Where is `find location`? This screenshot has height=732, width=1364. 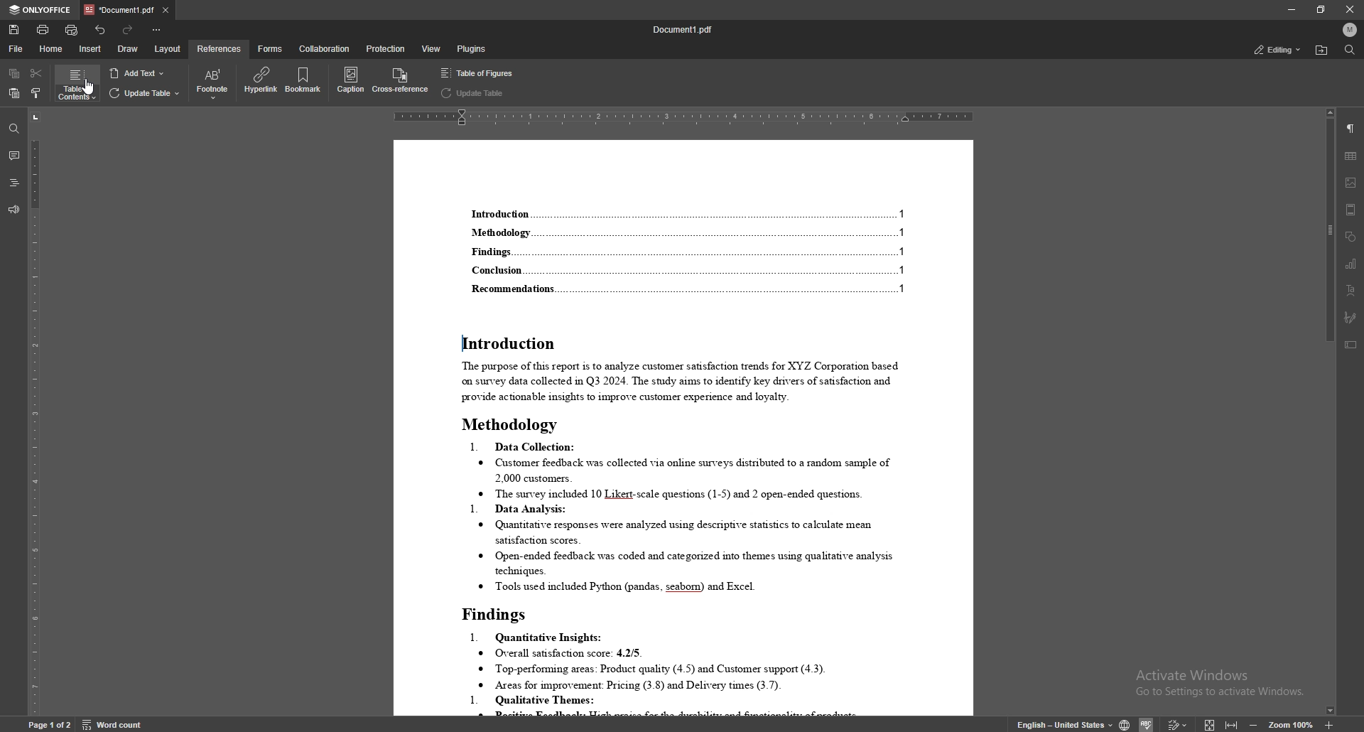
find location is located at coordinates (1323, 50).